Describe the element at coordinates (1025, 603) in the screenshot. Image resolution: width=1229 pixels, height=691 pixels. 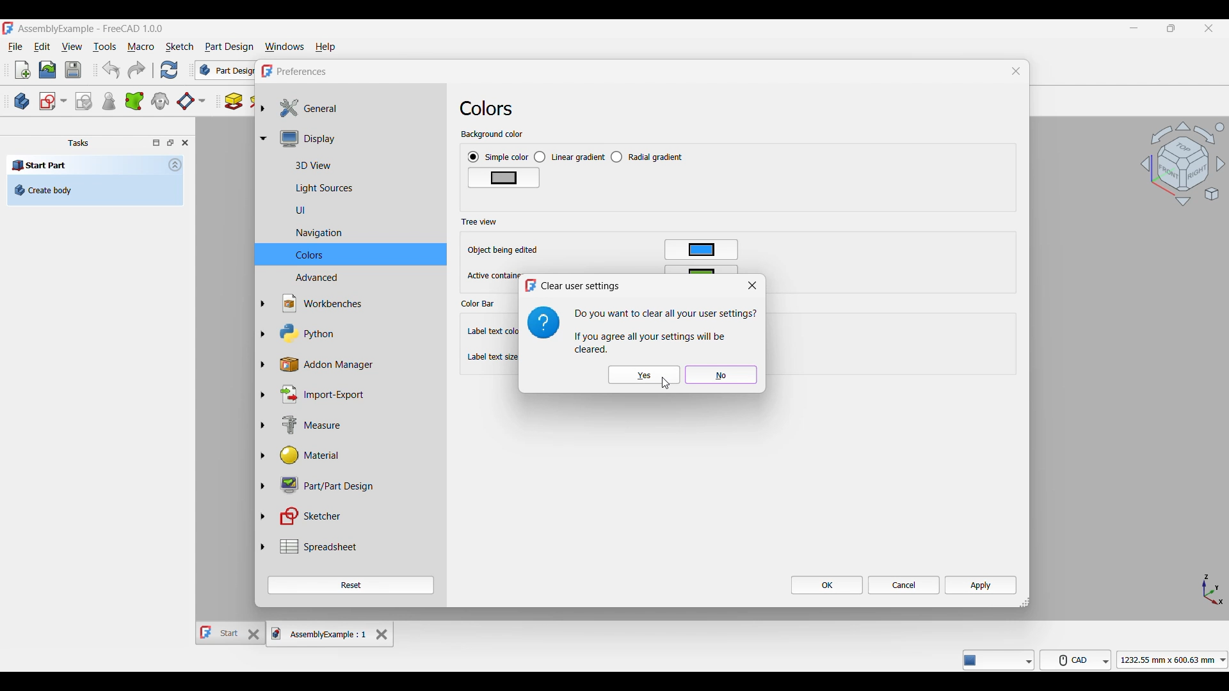
I see `Change window dimension` at that location.